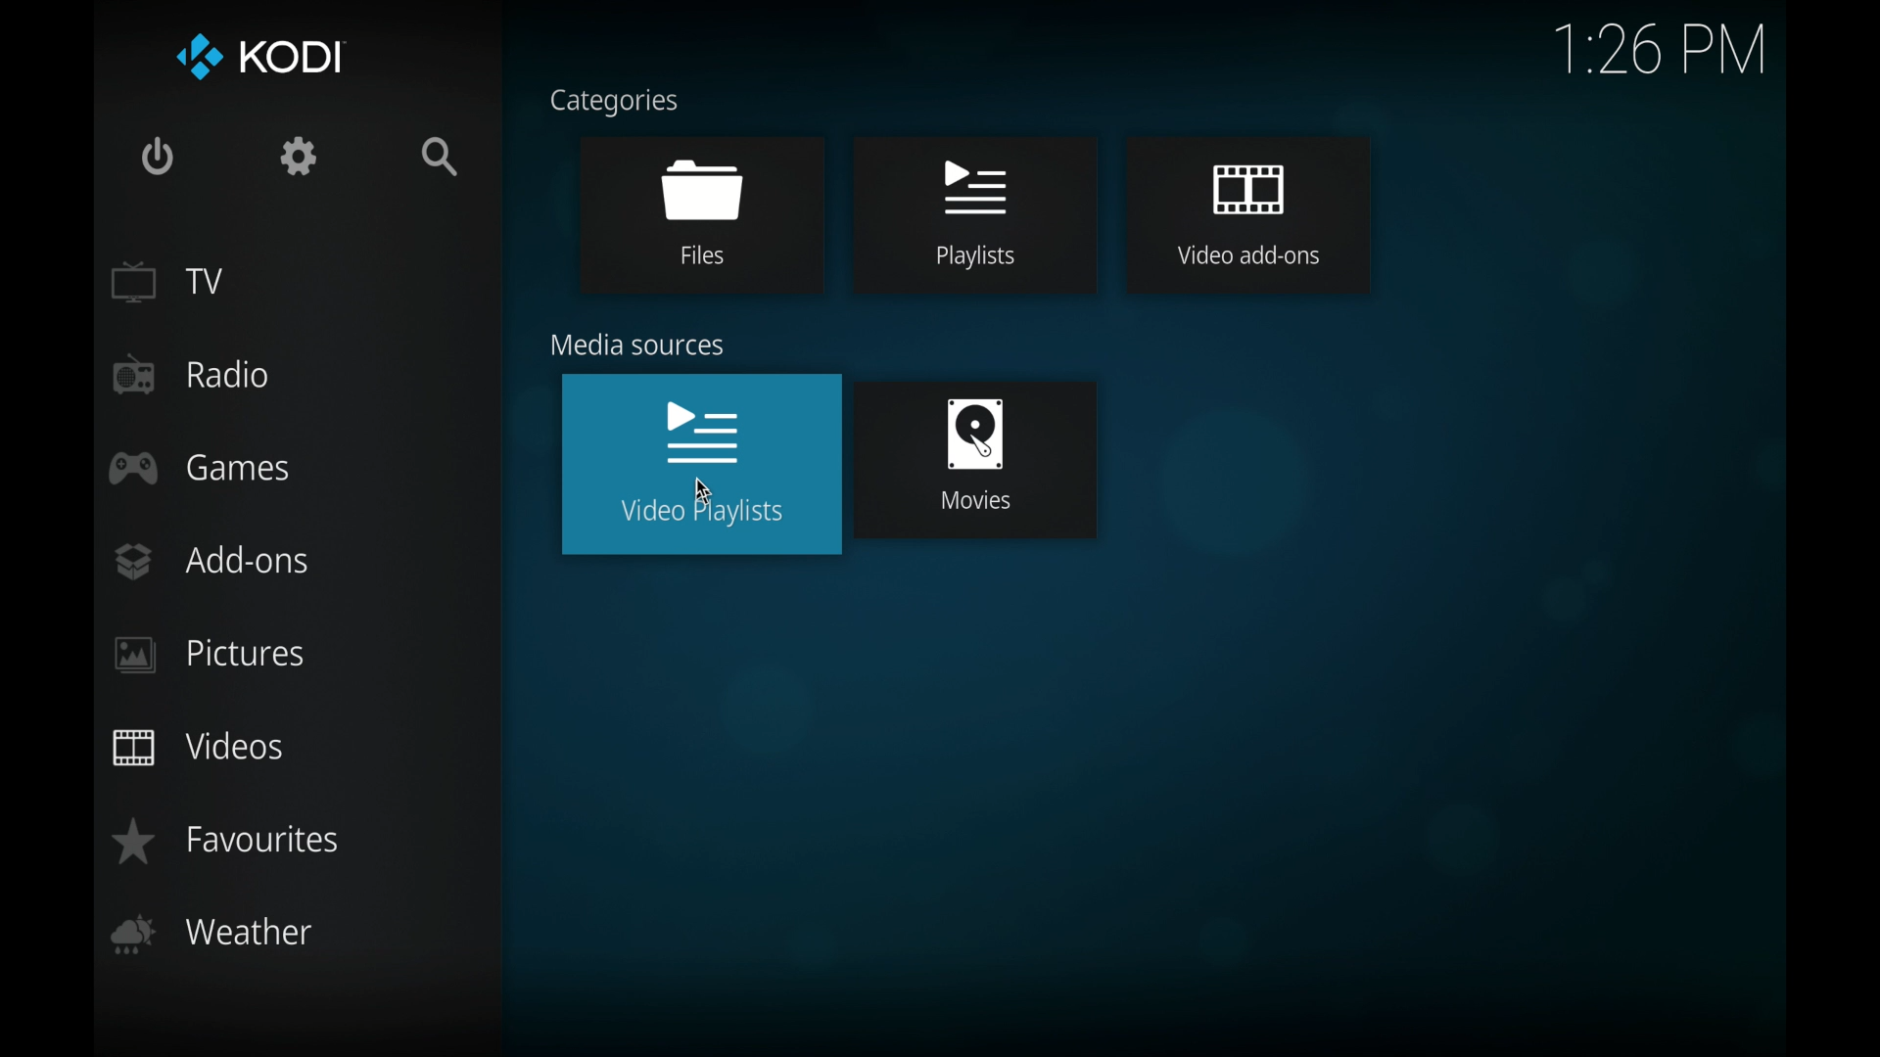 This screenshot has width=1880, height=1057. What do you see at coordinates (211, 655) in the screenshot?
I see `pictures` at bounding box center [211, 655].